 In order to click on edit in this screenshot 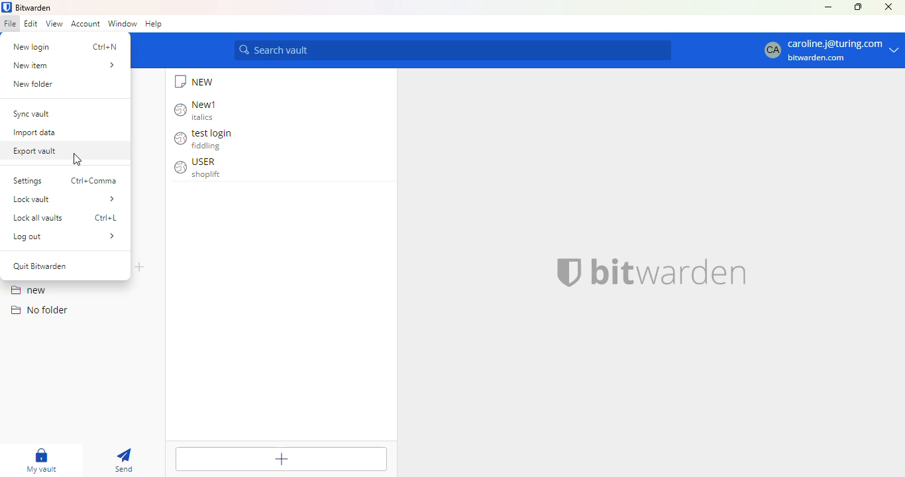, I will do `click(30, 24)`.